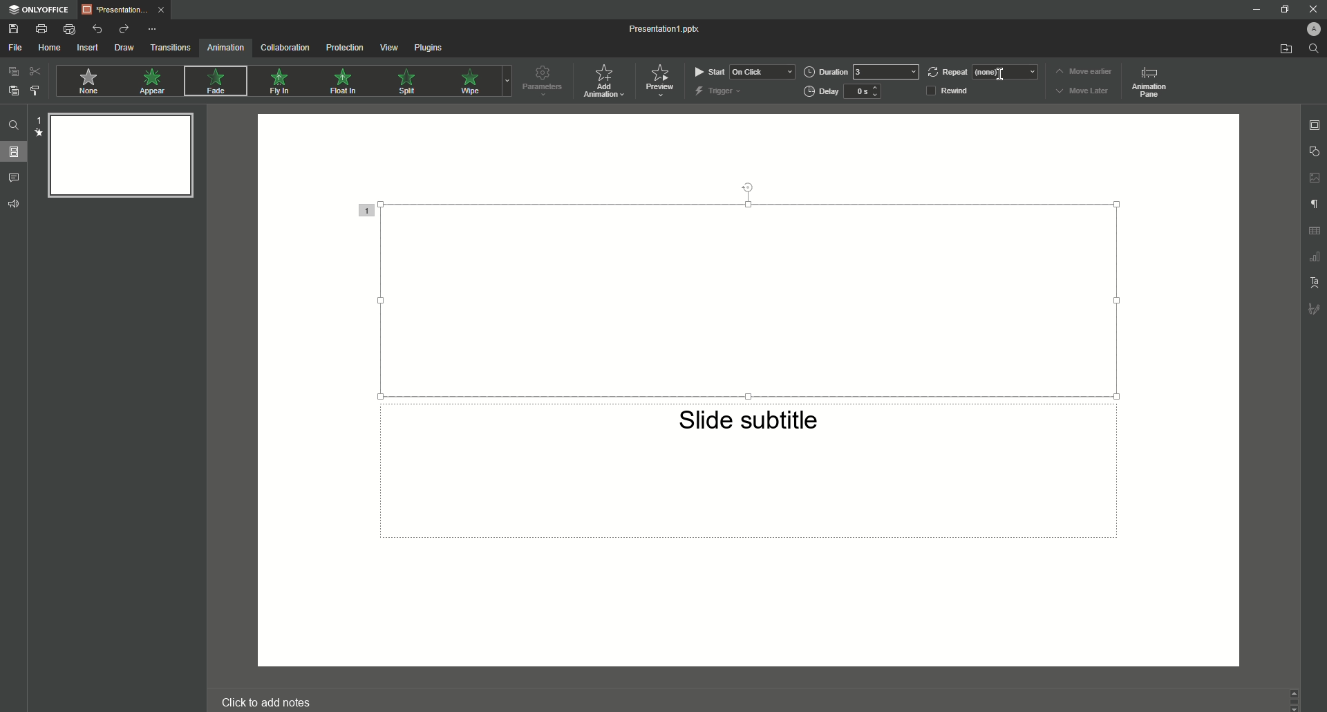 The image size is (1327, 712). Describe the element at coordinates (863, 71) in the screenshot. I see `Duration` at that location.